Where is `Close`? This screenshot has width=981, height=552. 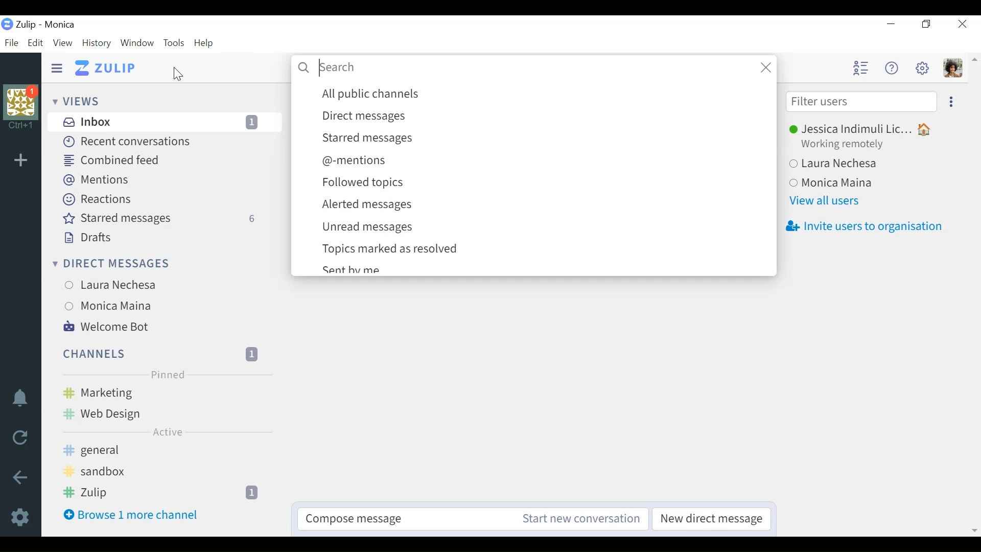 Close is located at coordinates (961, 24).